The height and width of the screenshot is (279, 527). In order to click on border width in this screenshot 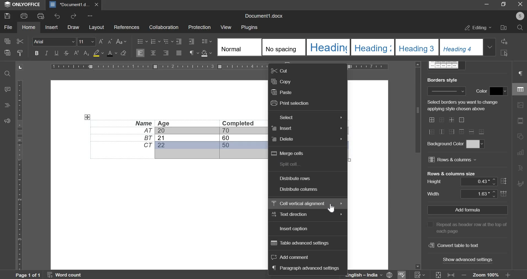, I will do `click(445, 92)`.